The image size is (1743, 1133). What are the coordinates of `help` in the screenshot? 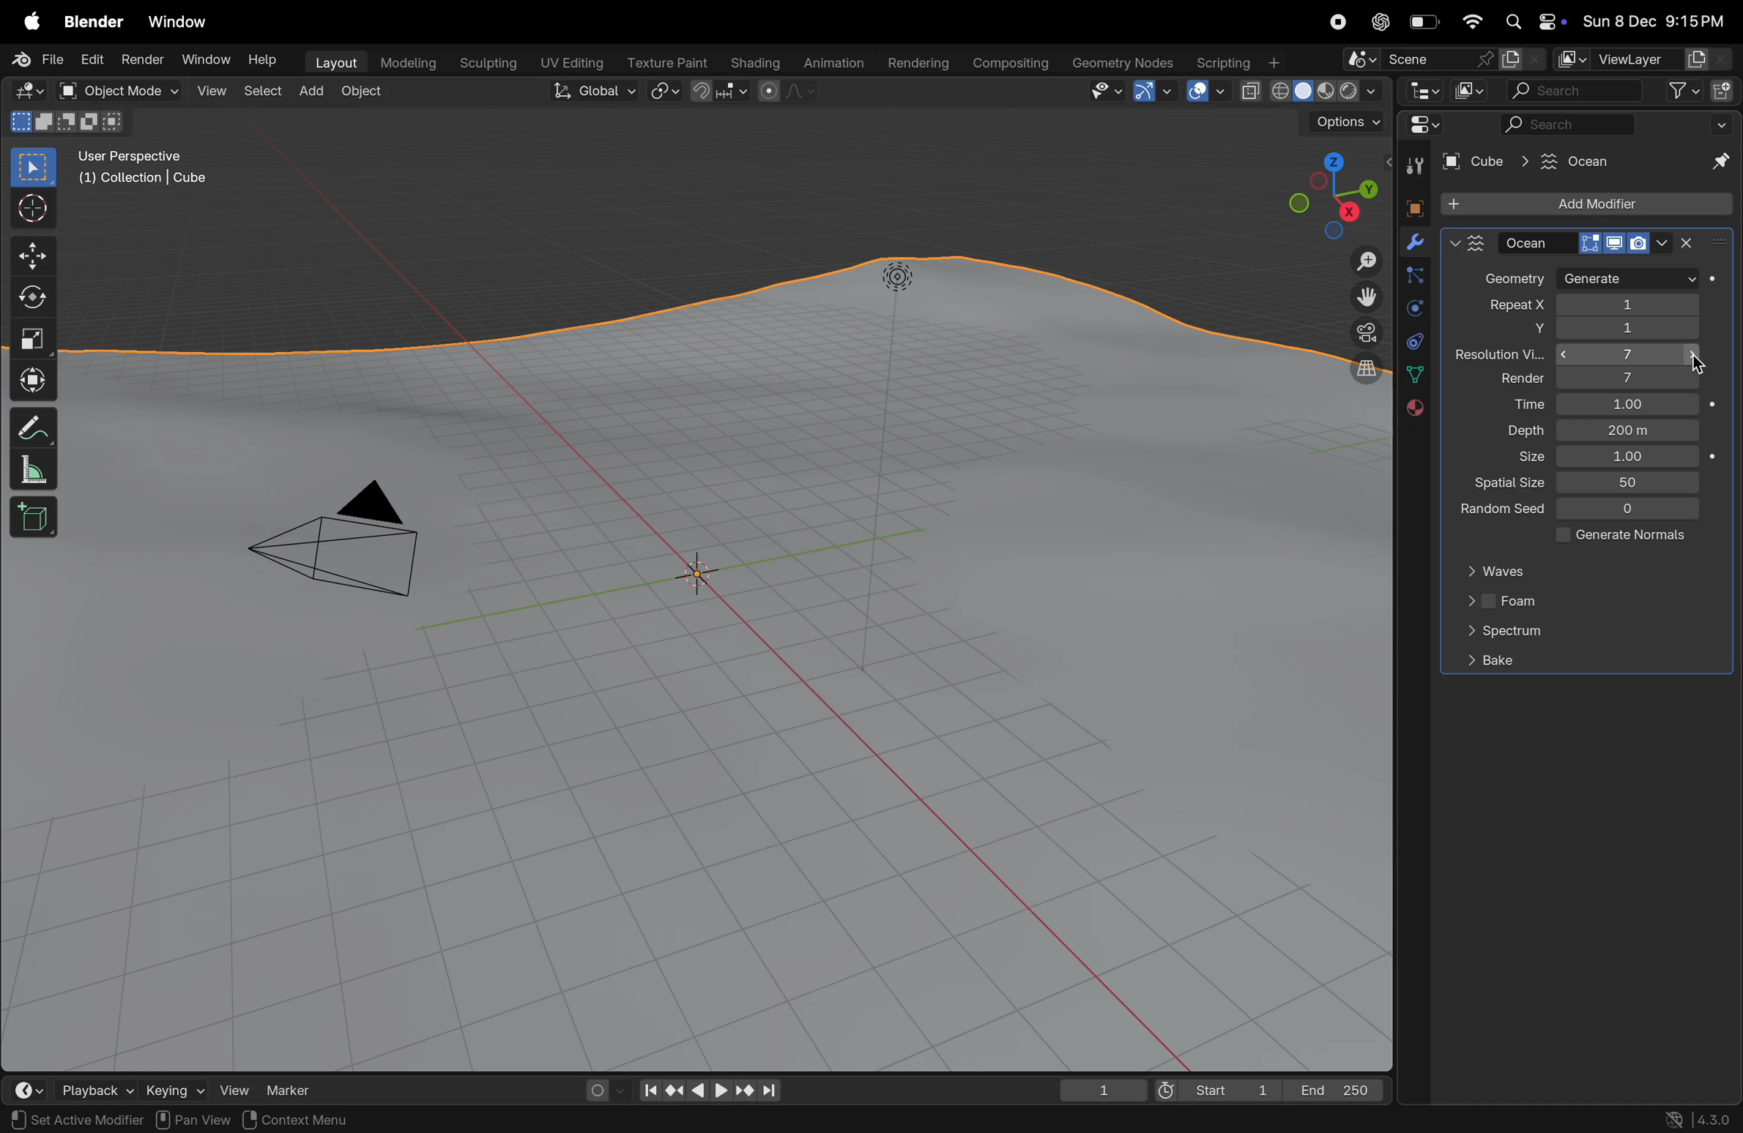 It's located at (265, 63).